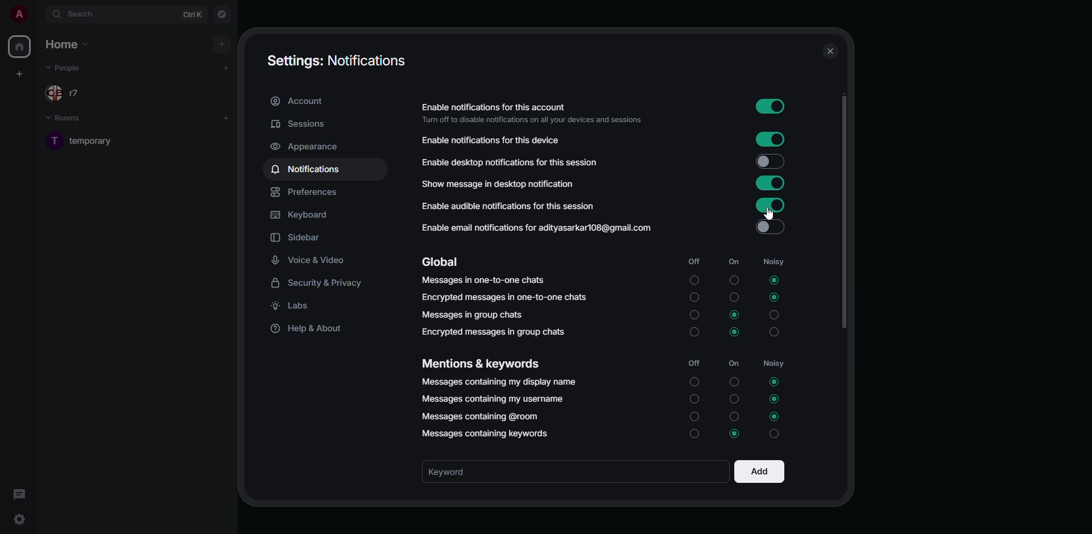  Describe the element at coordinates (770, 162) in the screenshot. I see `click to enable` at that location.